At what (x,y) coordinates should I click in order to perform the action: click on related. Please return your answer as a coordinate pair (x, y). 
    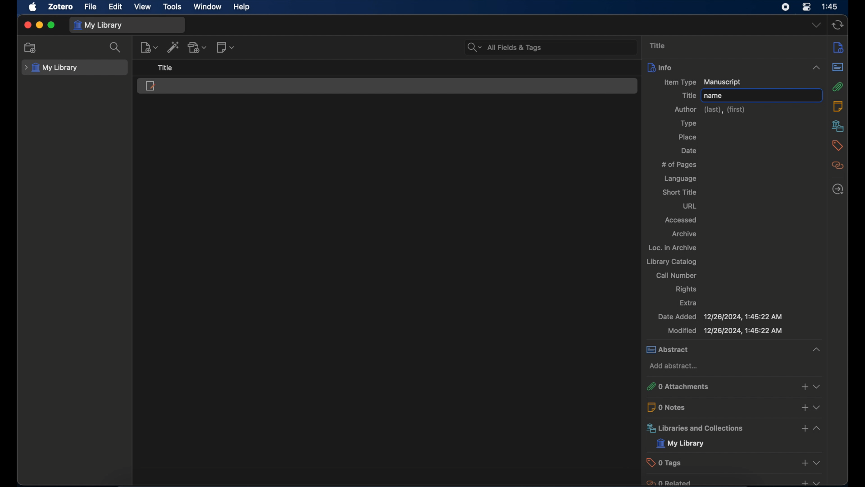
    Looking at the image, I should click on (838, 165).